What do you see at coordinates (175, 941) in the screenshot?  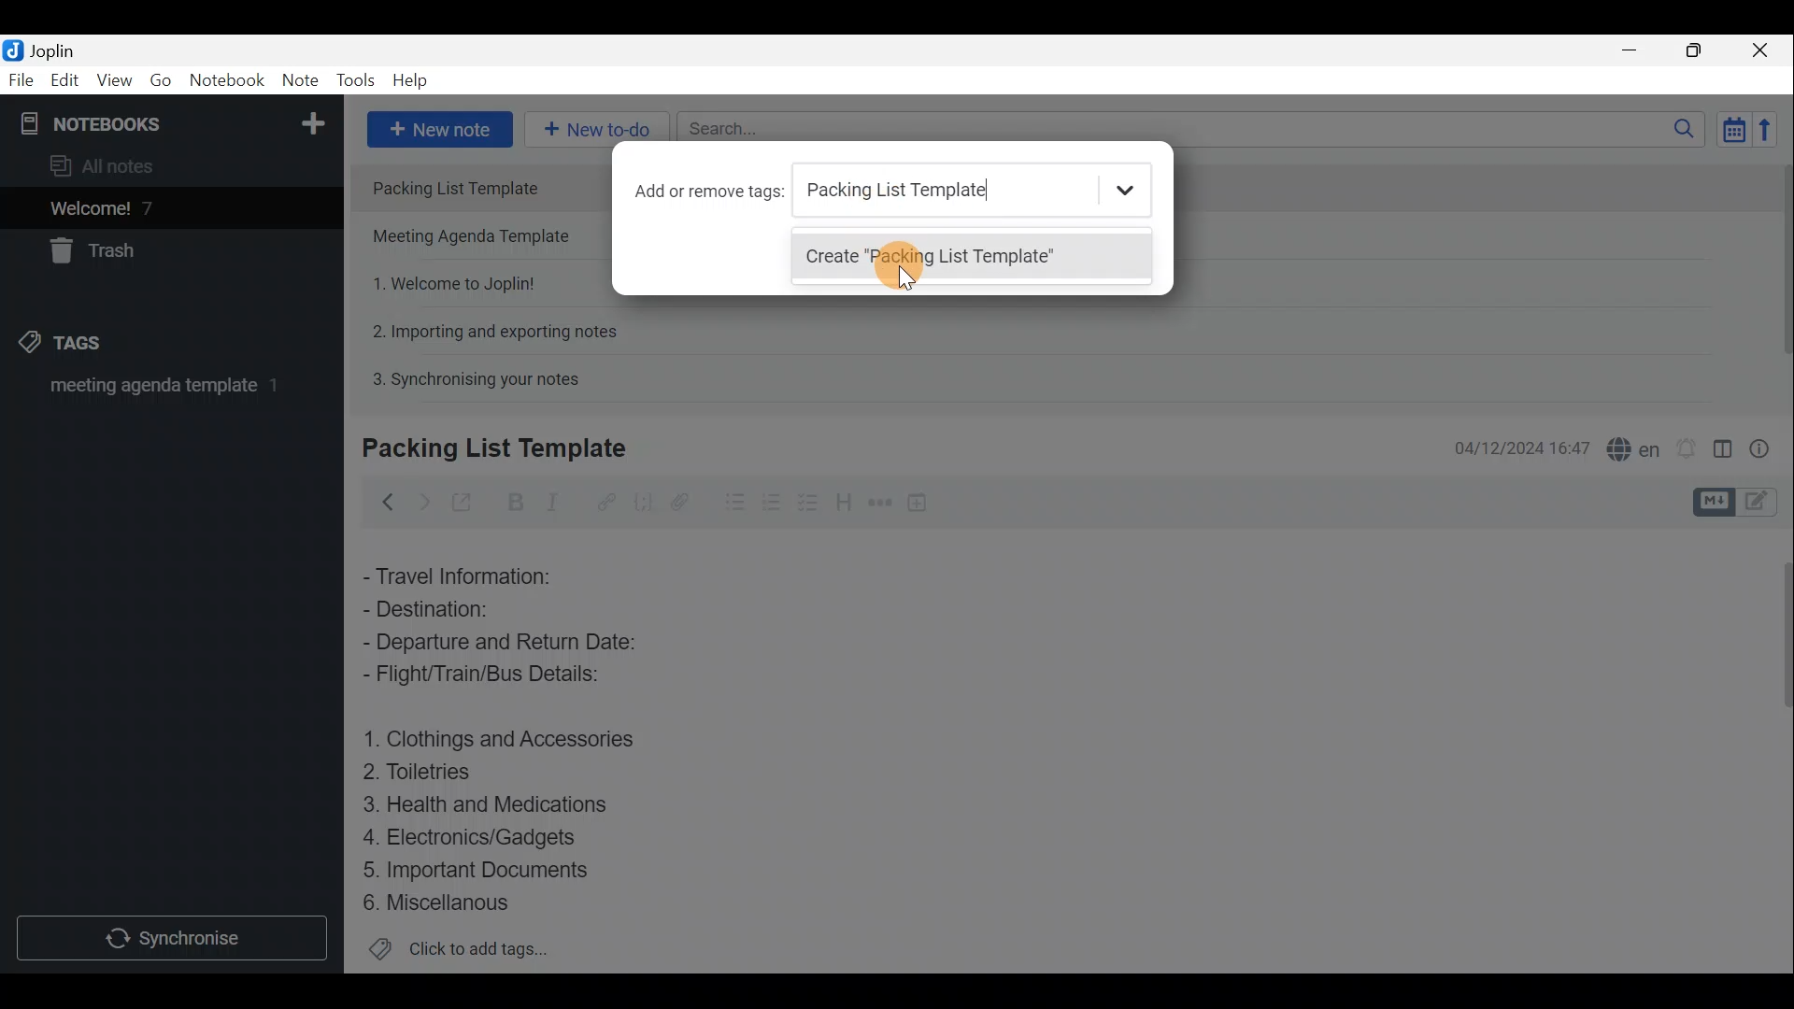 I see `Synchronise` at bounding box center [175, 941].